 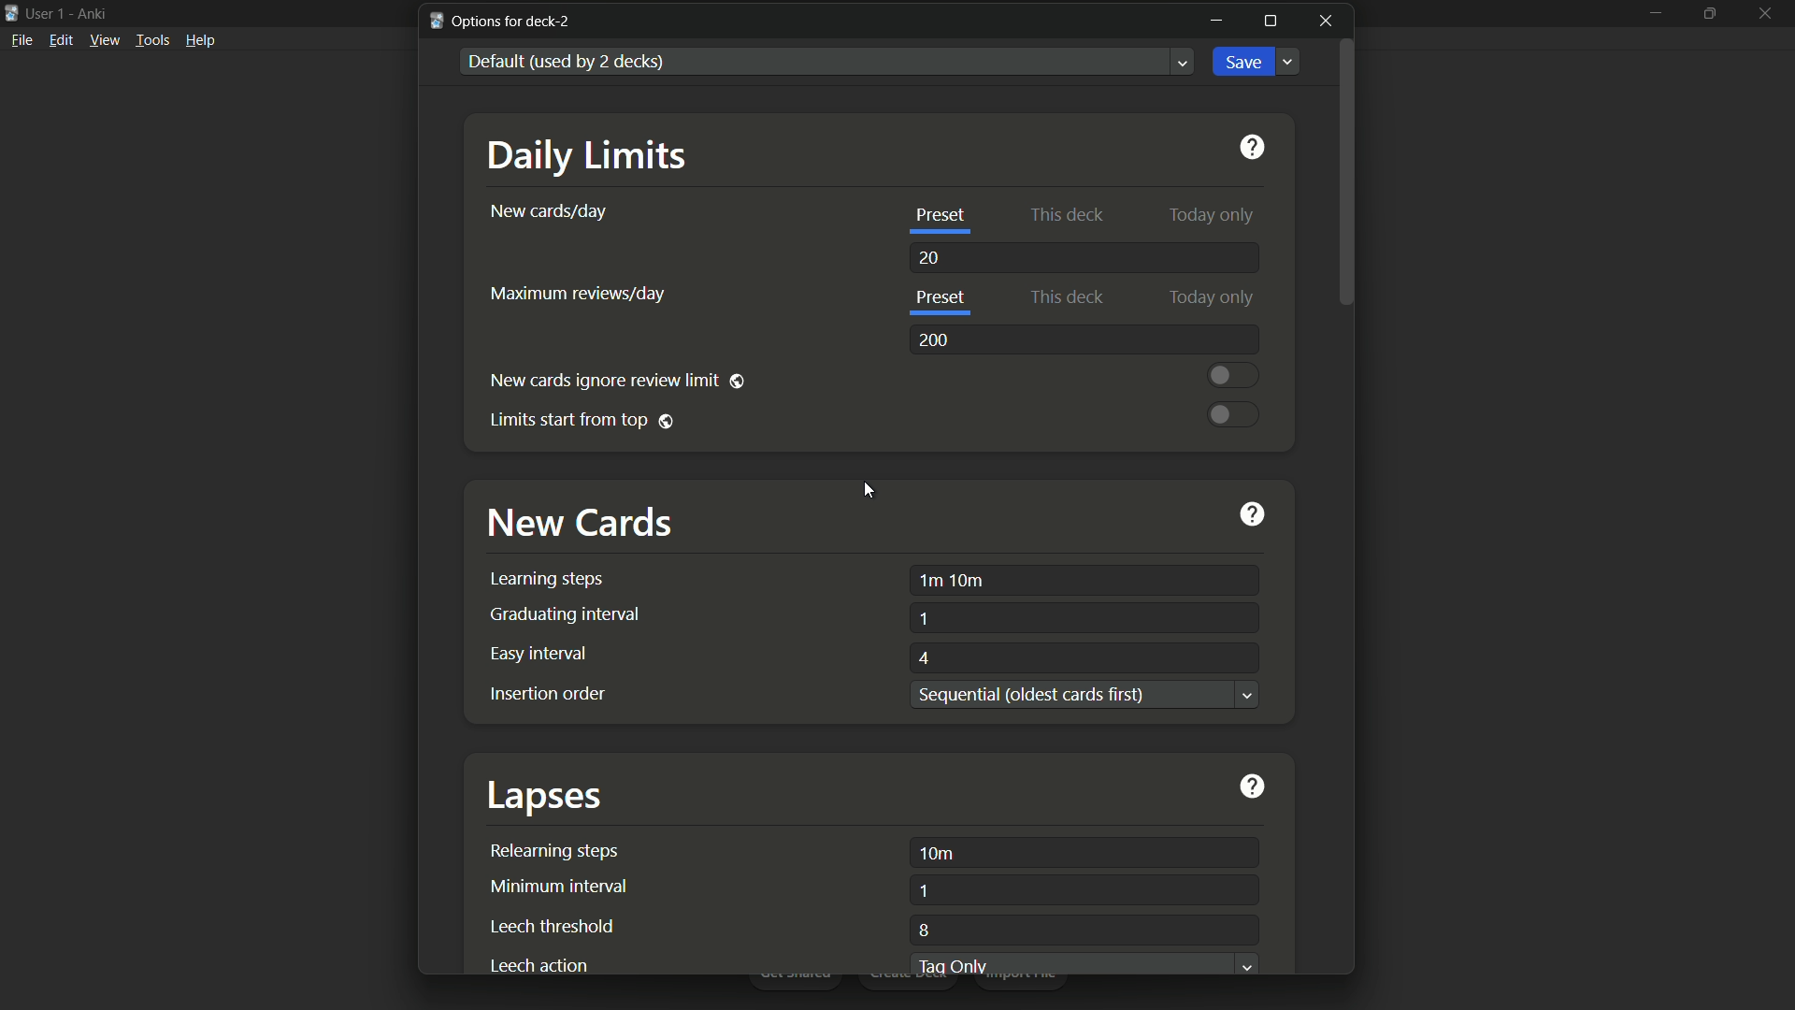 What do you see at coordinates (91, 14) in the screenshot?
I see `app name` at bounding box center [91, 14].